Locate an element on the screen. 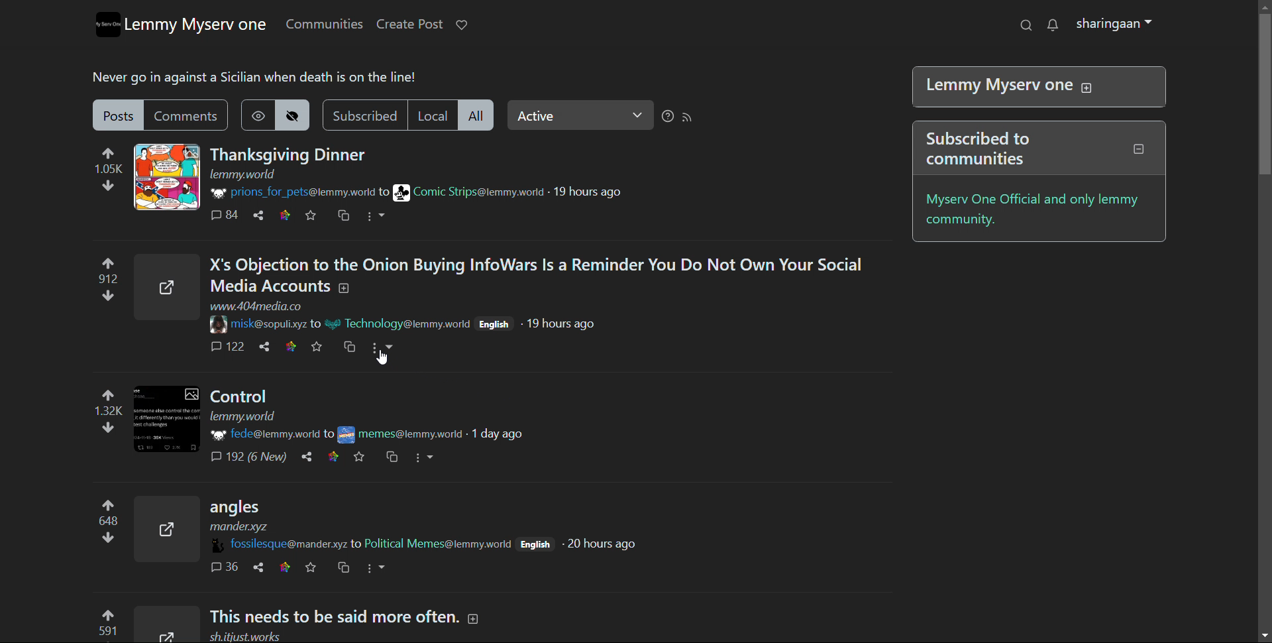 This screenshot has width=1272, height=643. post on "Control" is located at coordinates (339, 401).